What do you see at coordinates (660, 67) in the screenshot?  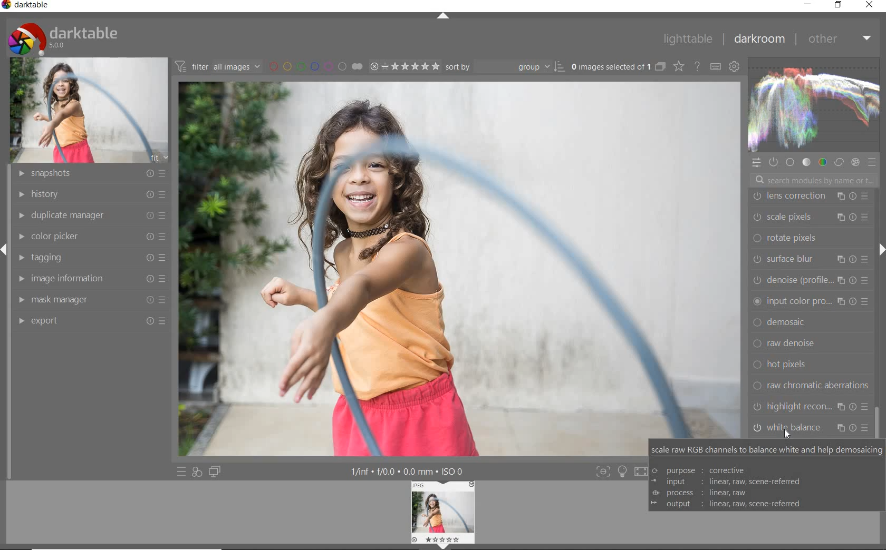 I see `collapse grouped images` at bounding box center [660, 67].